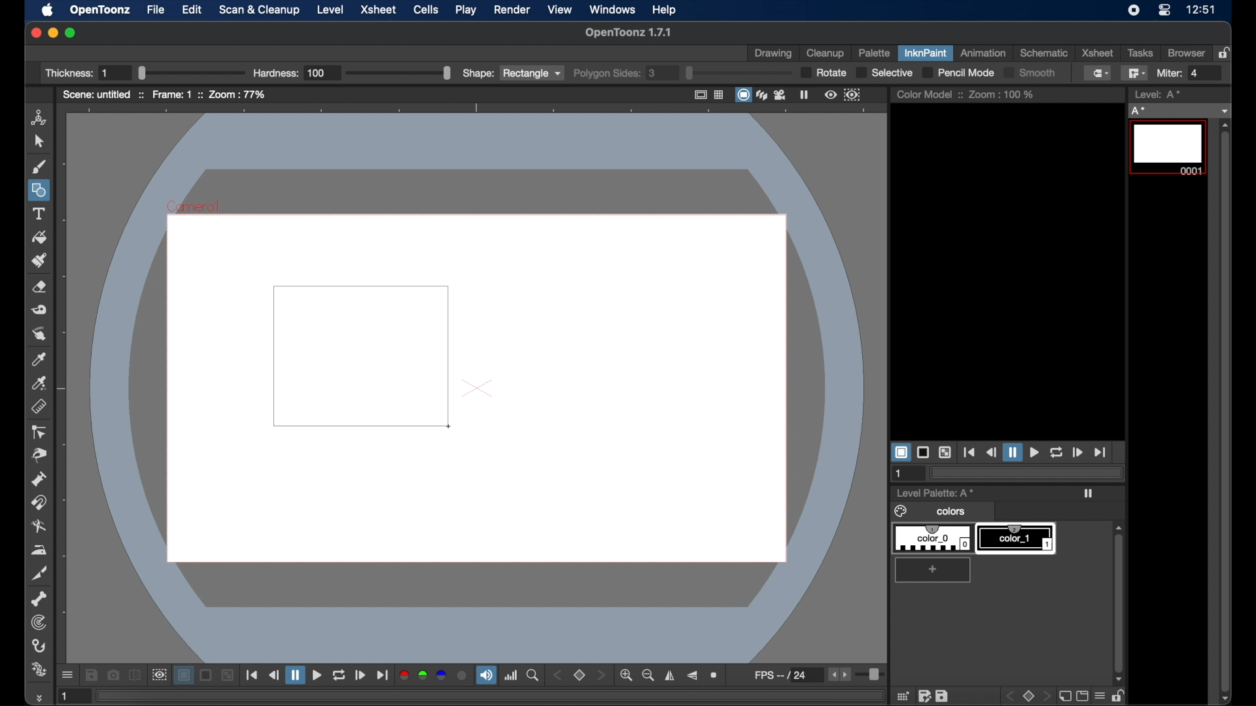 This screenshot has width=1256, height=706. Describe the element at coordinates (144, 73) in the screenshot. I see `Thickness` at that location.